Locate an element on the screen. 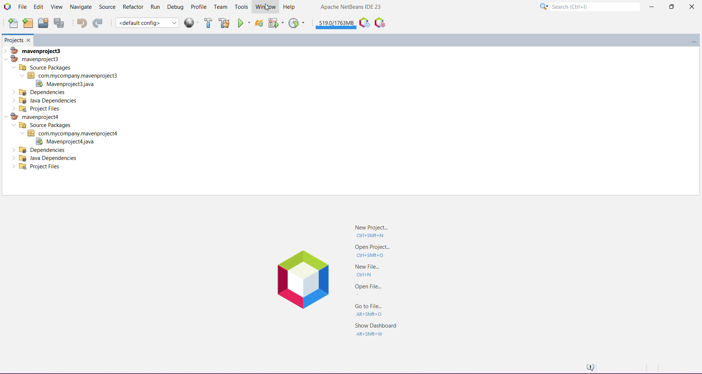 Image resolution: width=702 pixels, height=374 pixels. File is located at coordinates (22, 7).